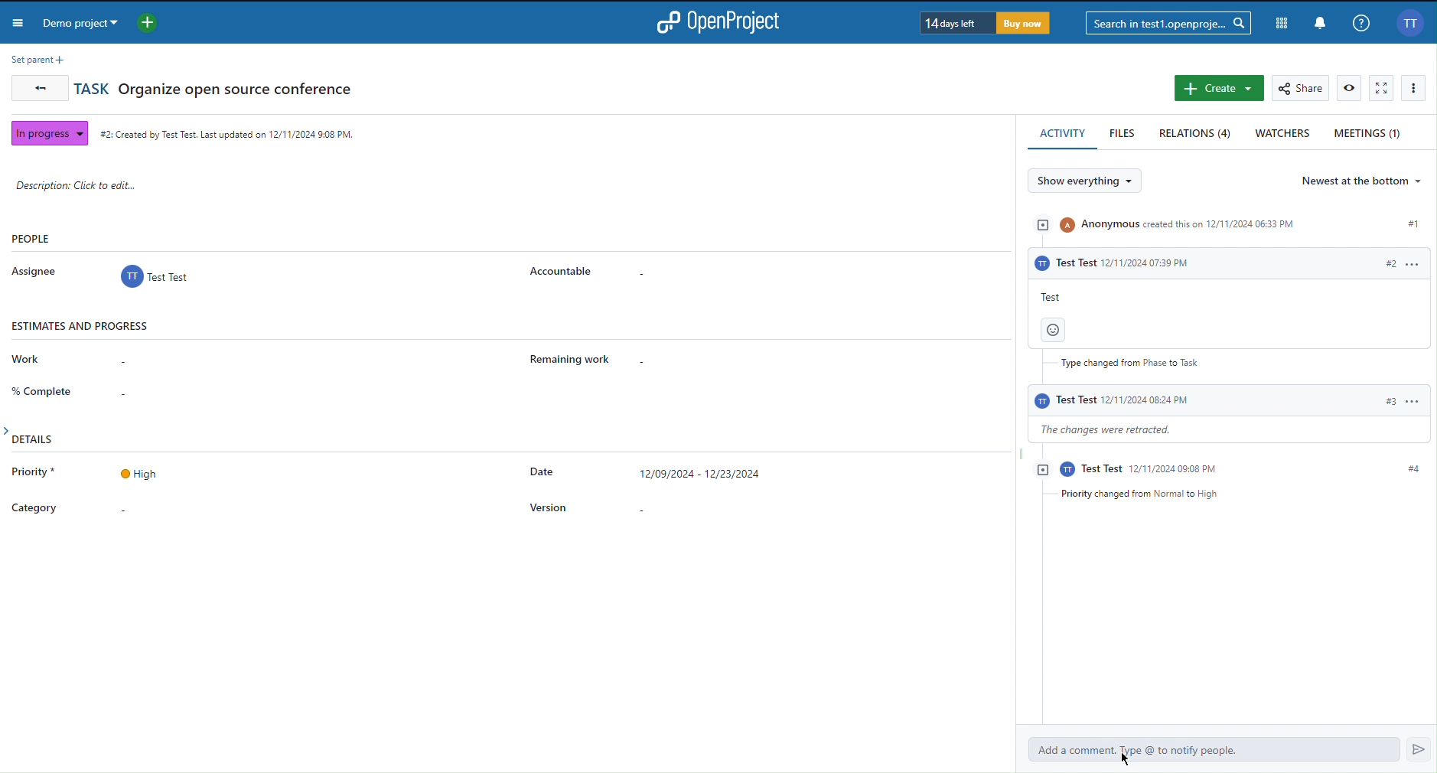 The image size is (1437, 773). Describe the element at coordinates (1370, 132) in the screenshot. I see `Meetings` at that location.